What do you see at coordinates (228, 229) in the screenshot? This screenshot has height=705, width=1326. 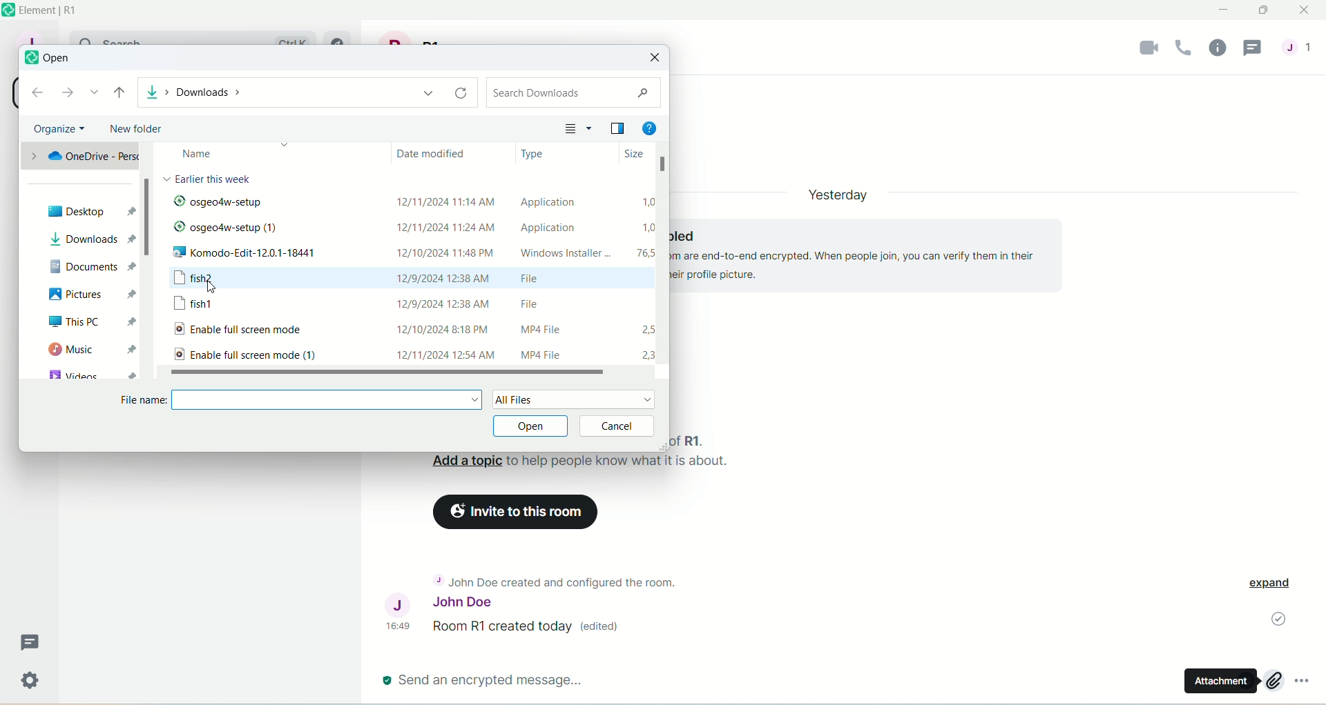 I see `» osgeodw-setup (1)` at bounding box center [228, 229].